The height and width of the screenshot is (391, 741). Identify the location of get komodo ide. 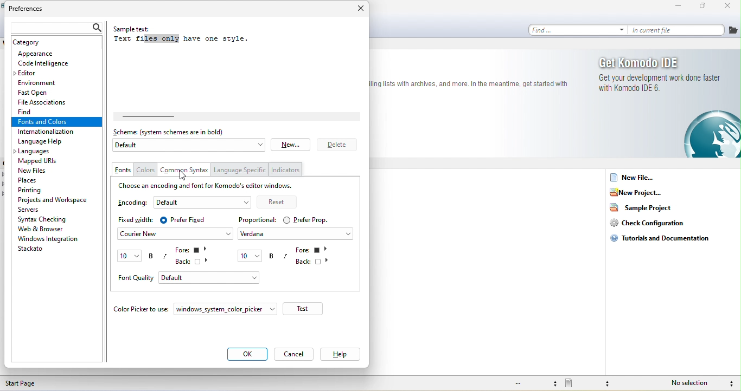
(667, 106).